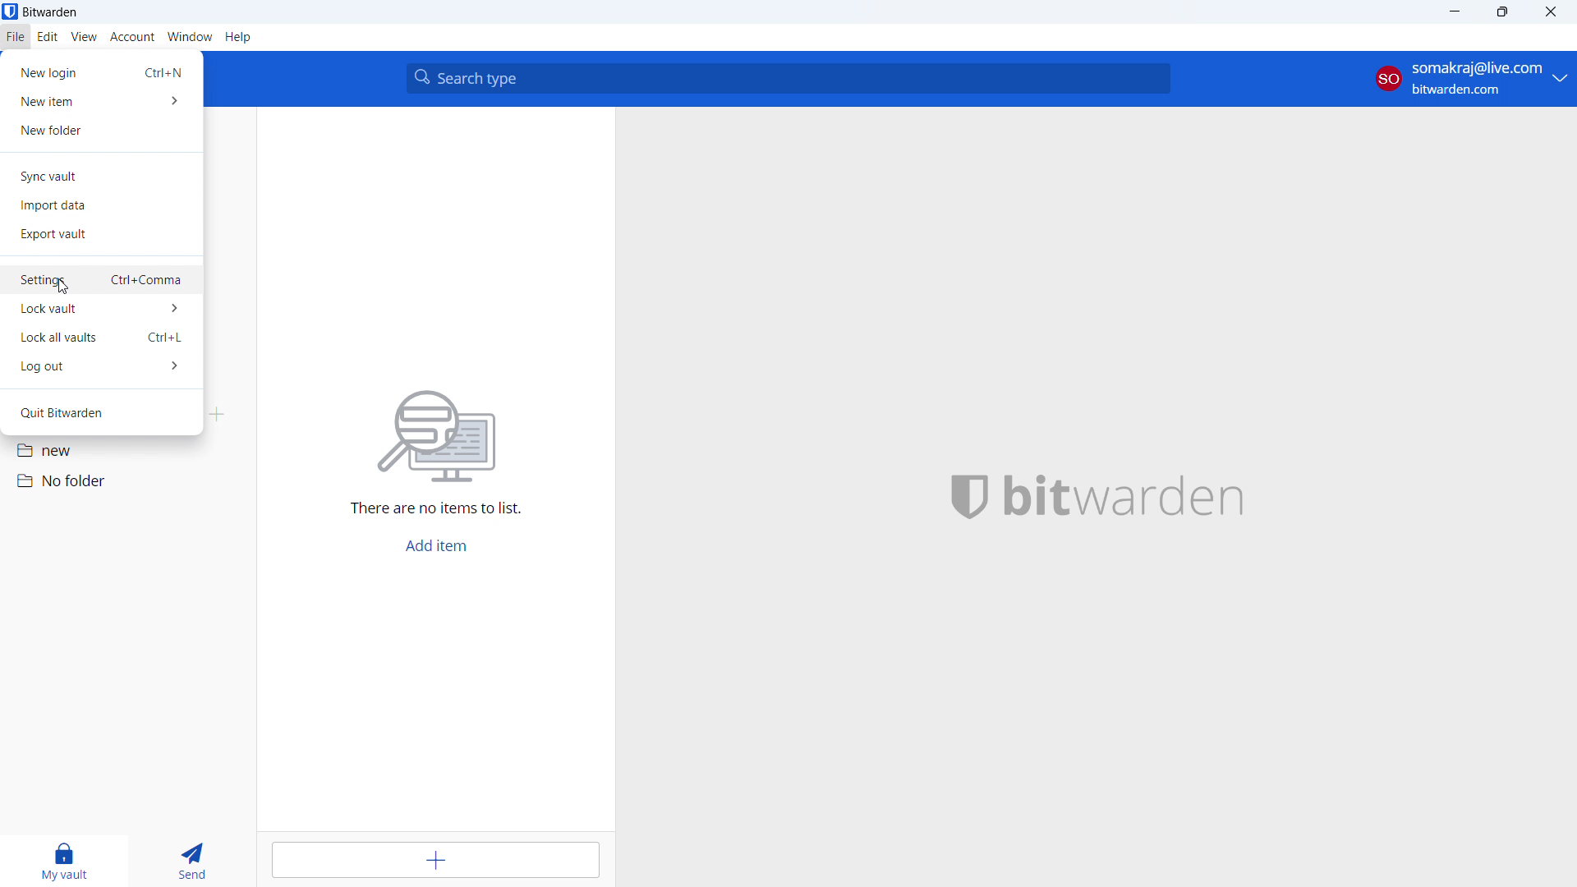  I want to click on title, so click(51, 11).